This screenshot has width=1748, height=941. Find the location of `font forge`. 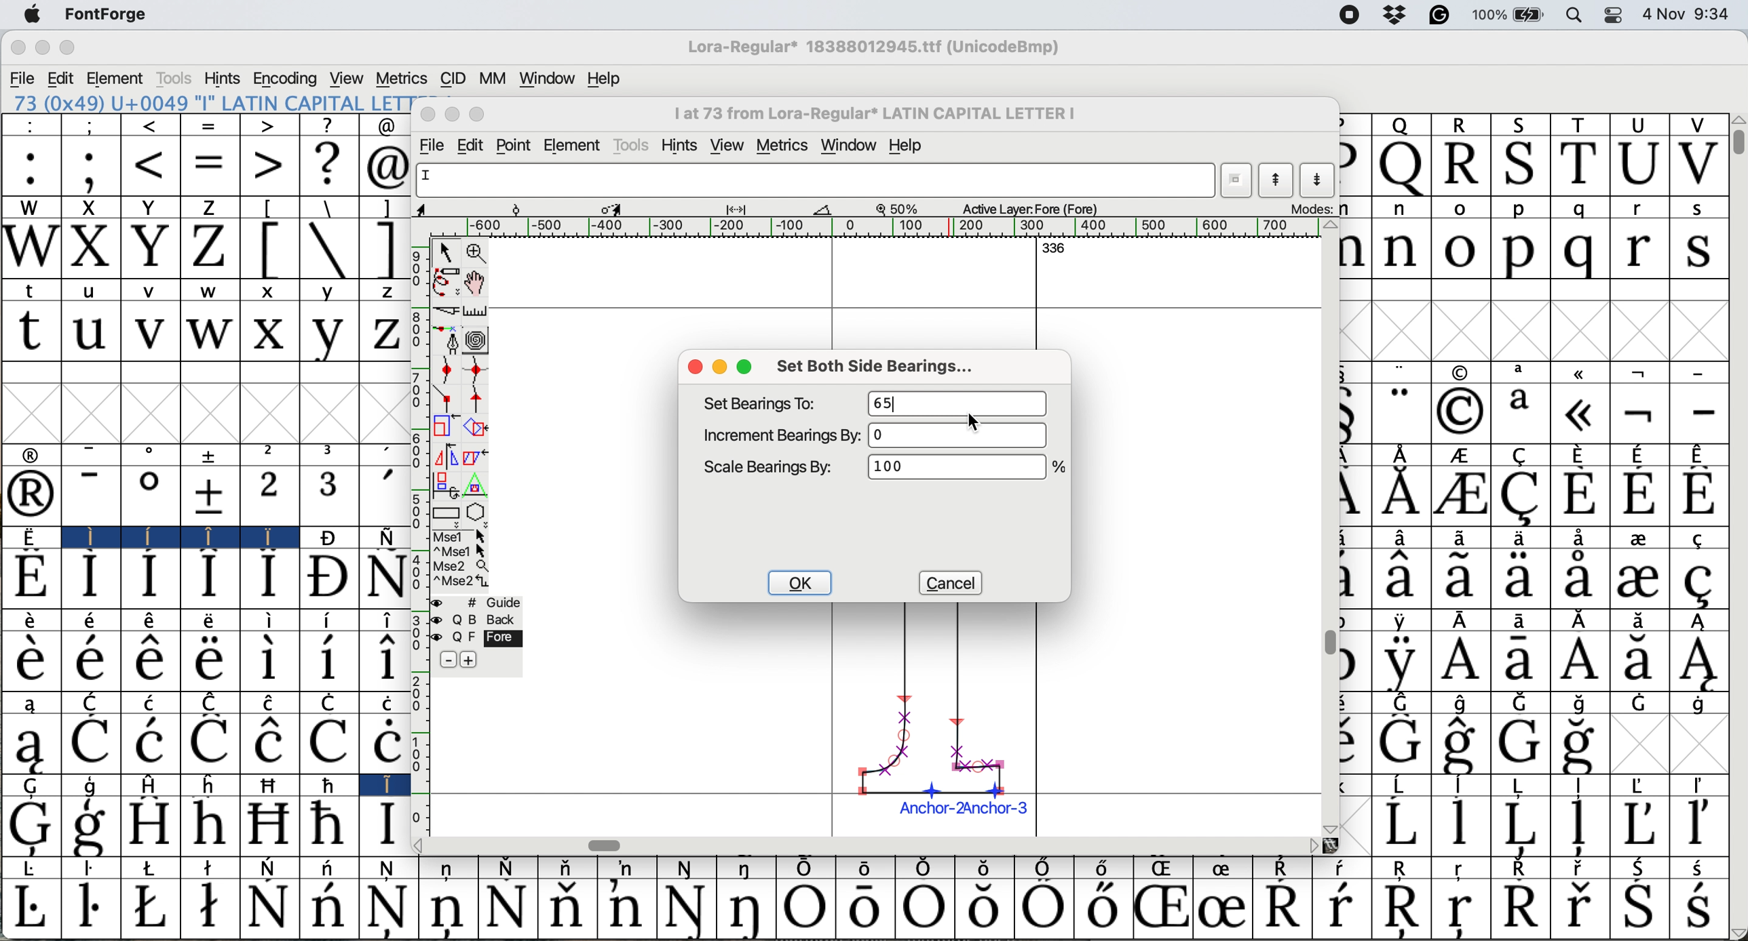

font forge is located at coordinates (113, 14).